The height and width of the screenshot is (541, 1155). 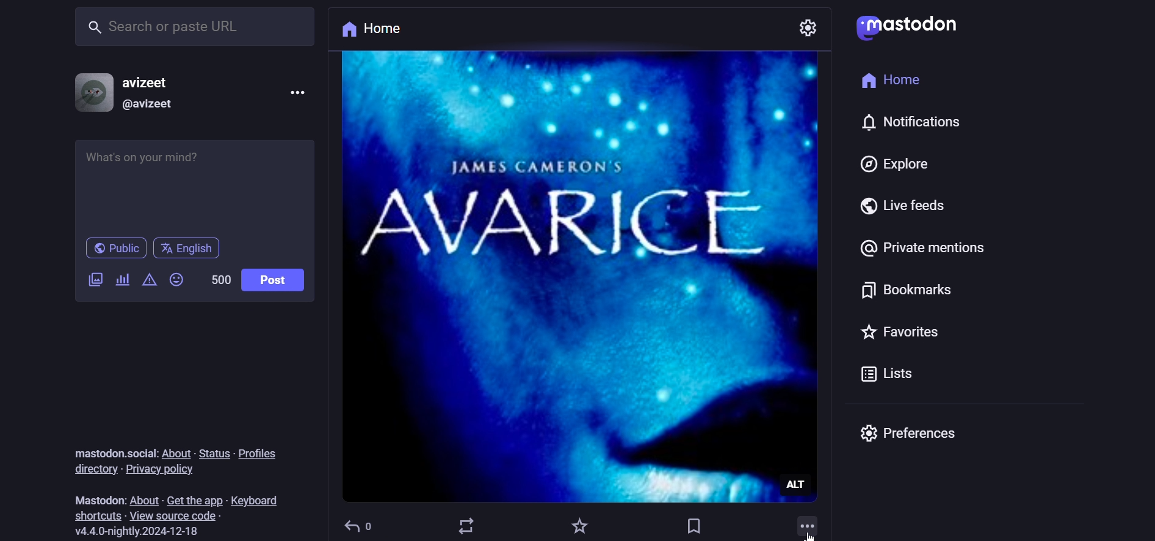 What do you see at coordinates (805, 485) in the screenshot?
I see `alt` at bounding box center [805, 485].